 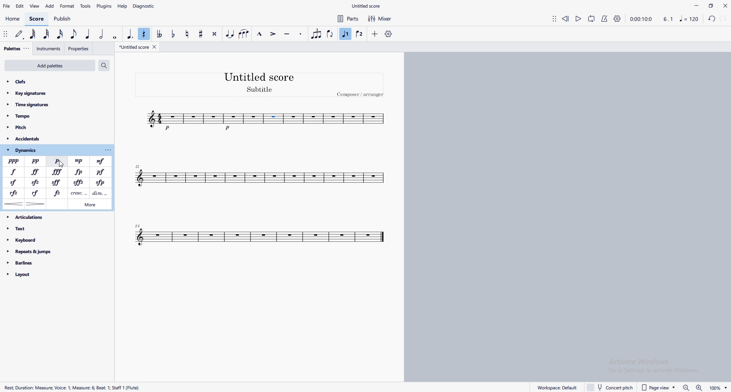 I want to click on adjust, so click(x=6, y=34).